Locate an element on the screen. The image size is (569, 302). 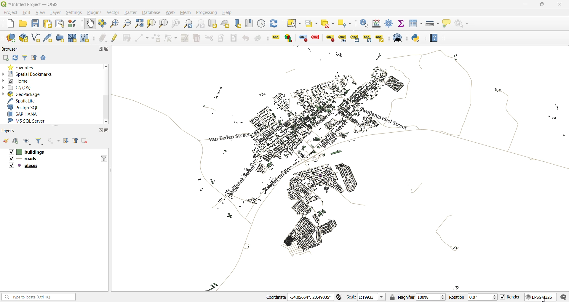
postgresql is located at coordinates (25, 108).